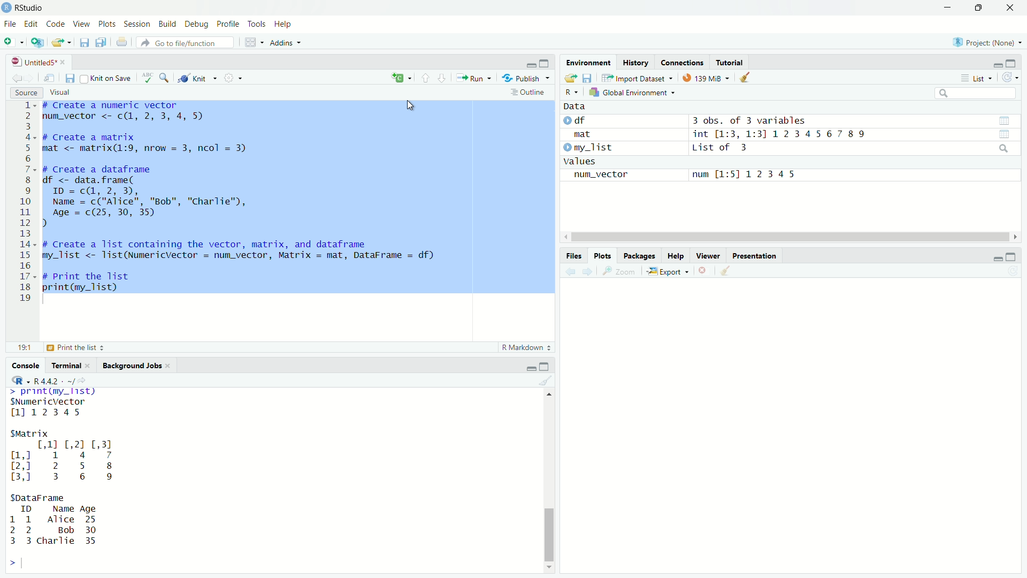 This screenshot has width=1027, height=578. Describe the element at coordinates (994, 260) in the screenshot. I see `minimise` at that location.